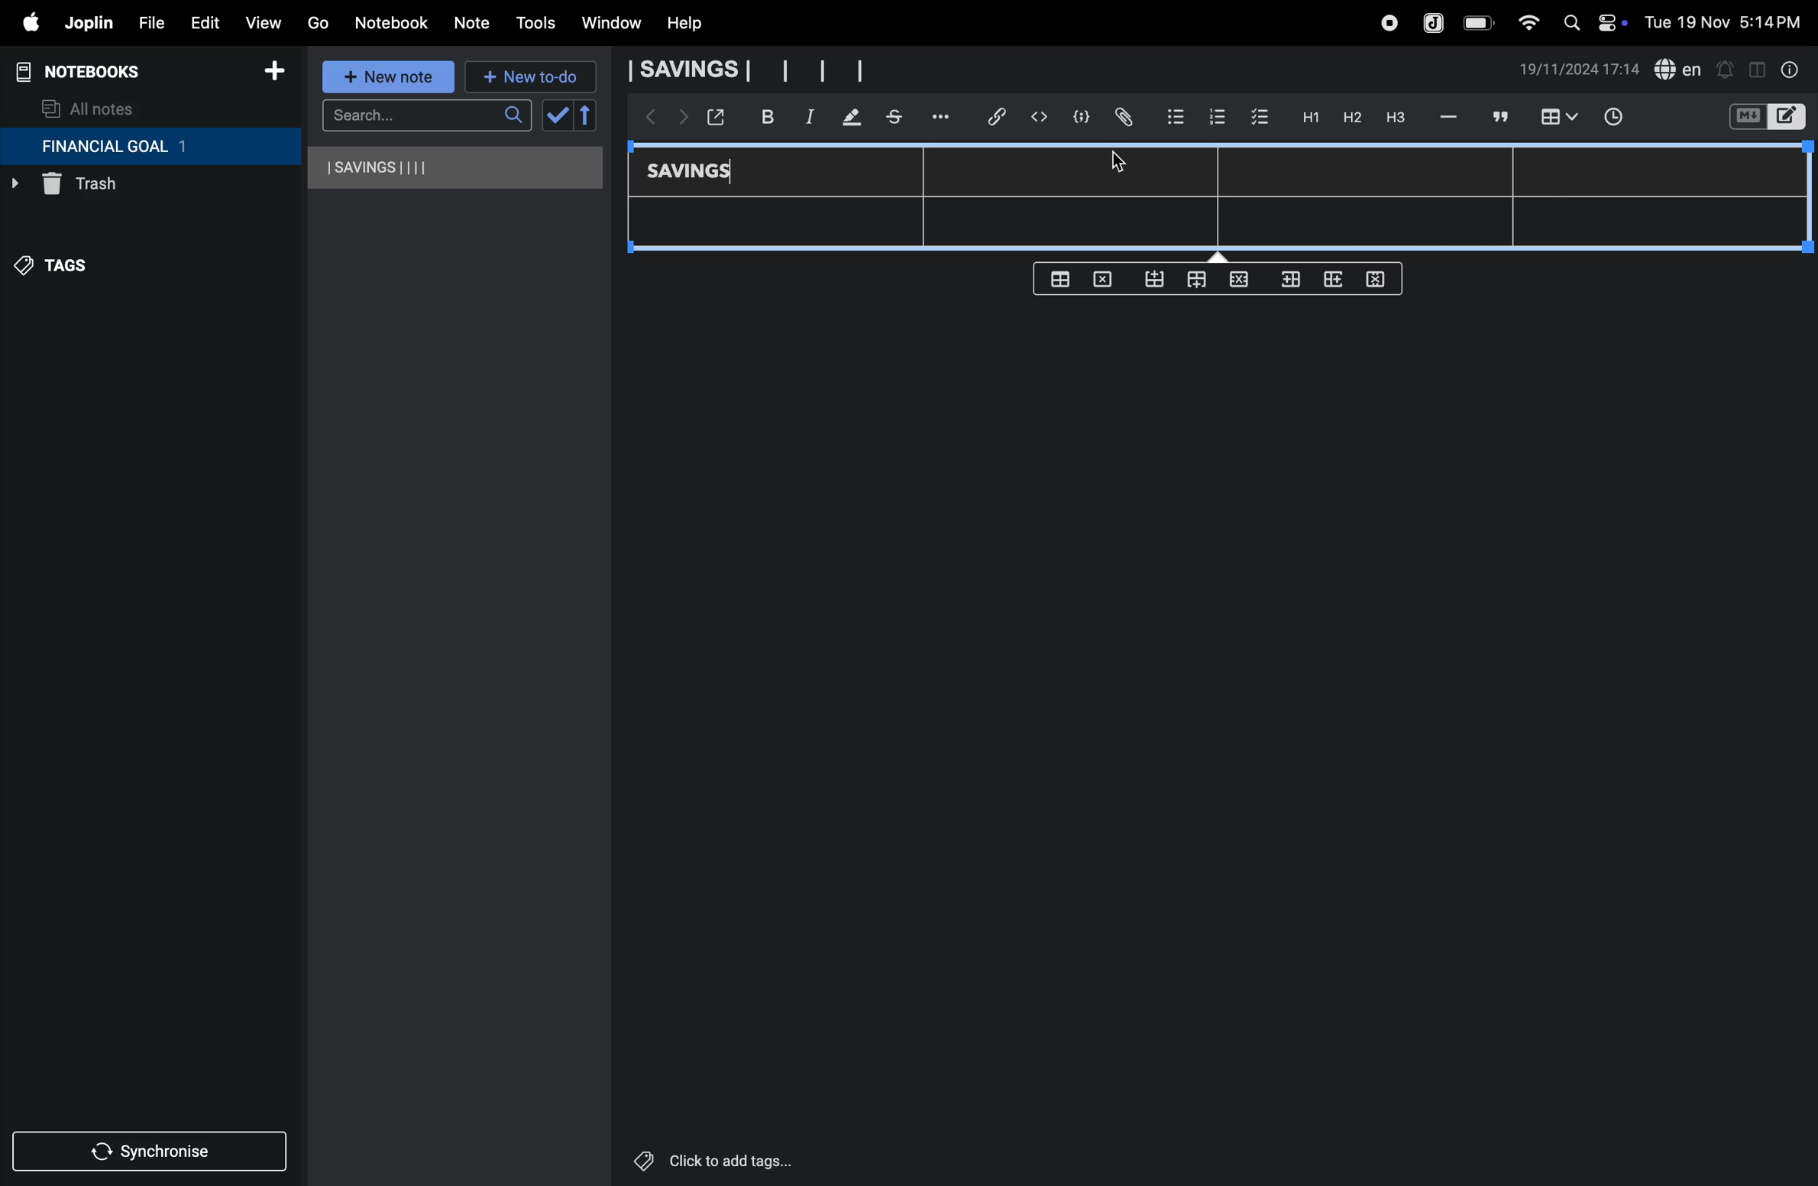  What do you see at coordinates (943, 117) in the screenshot?
I see `options` at bounding box center [943, 117].